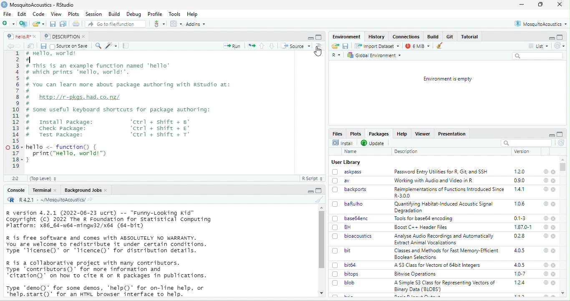 This screenshot has height=301, width=570. Describe the element at coordinates (322, 240) in the screenshot. I see `scroll bar` at that location.